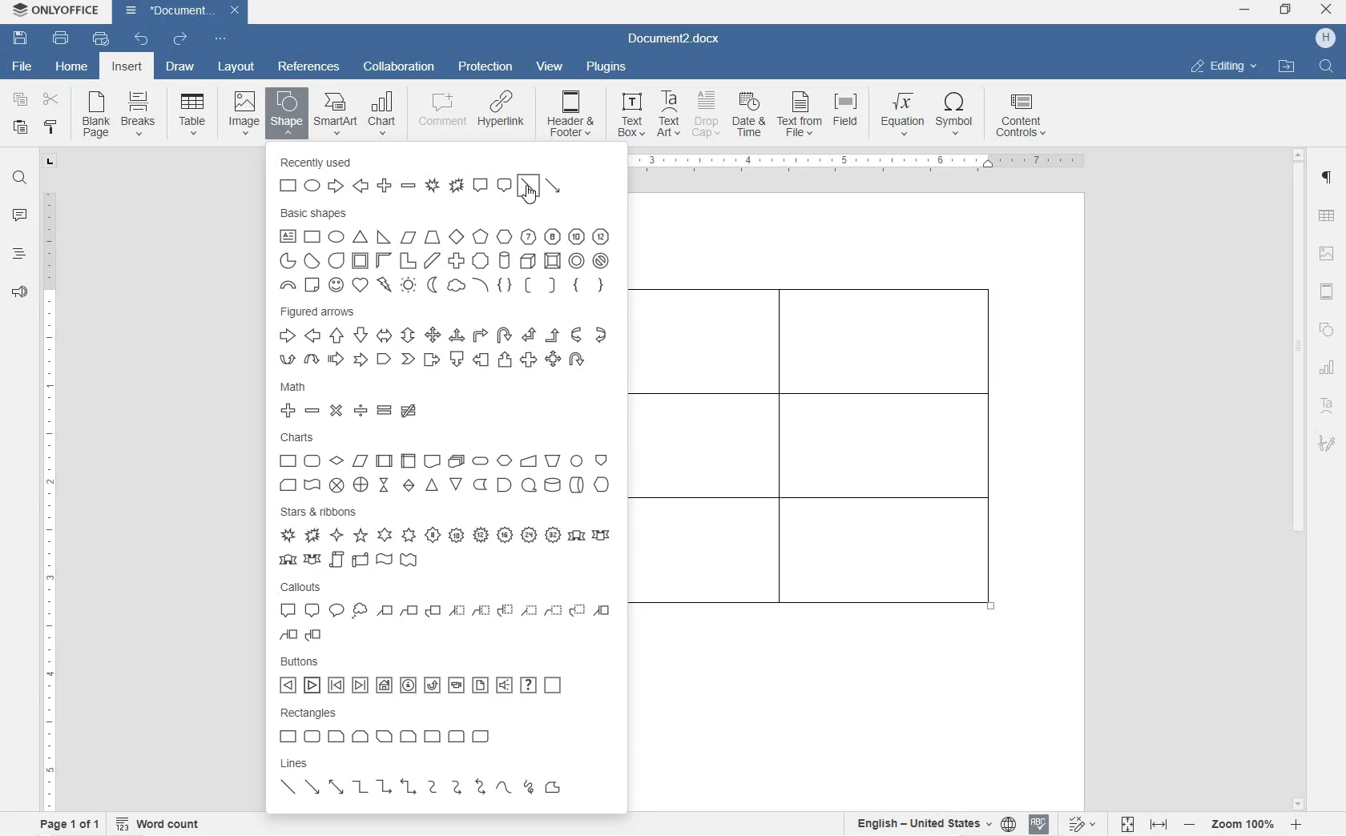 The height and width of the screenshot is (836, 1346). I want to click on undo, so click(140, 39).